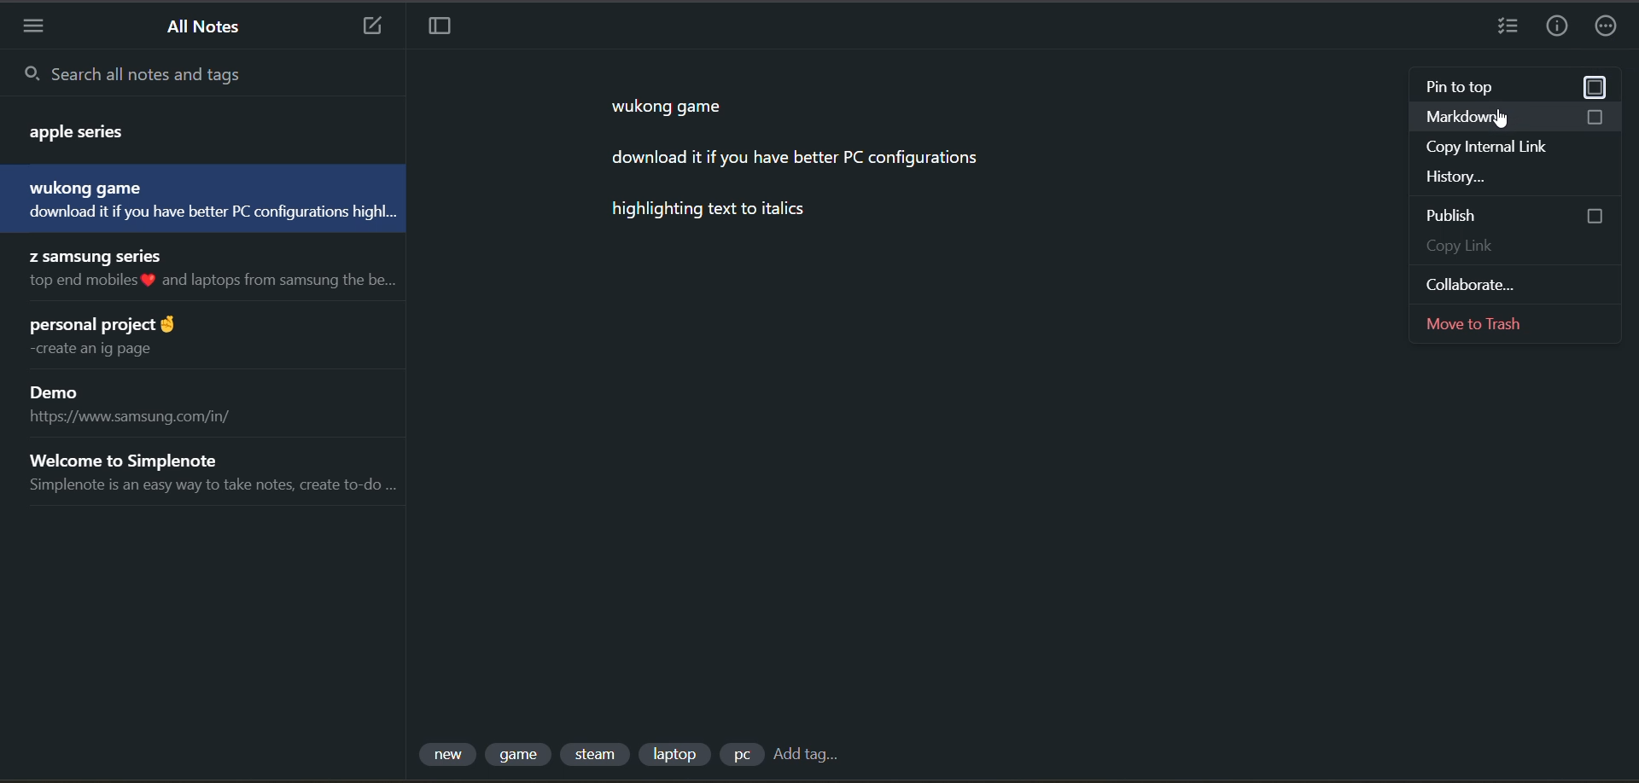 This screenshot has height=783, width=1639. What do you see at coordinates (598, 755) in the screenshot?
I see `tag 3` at bounding box center [598, 755].